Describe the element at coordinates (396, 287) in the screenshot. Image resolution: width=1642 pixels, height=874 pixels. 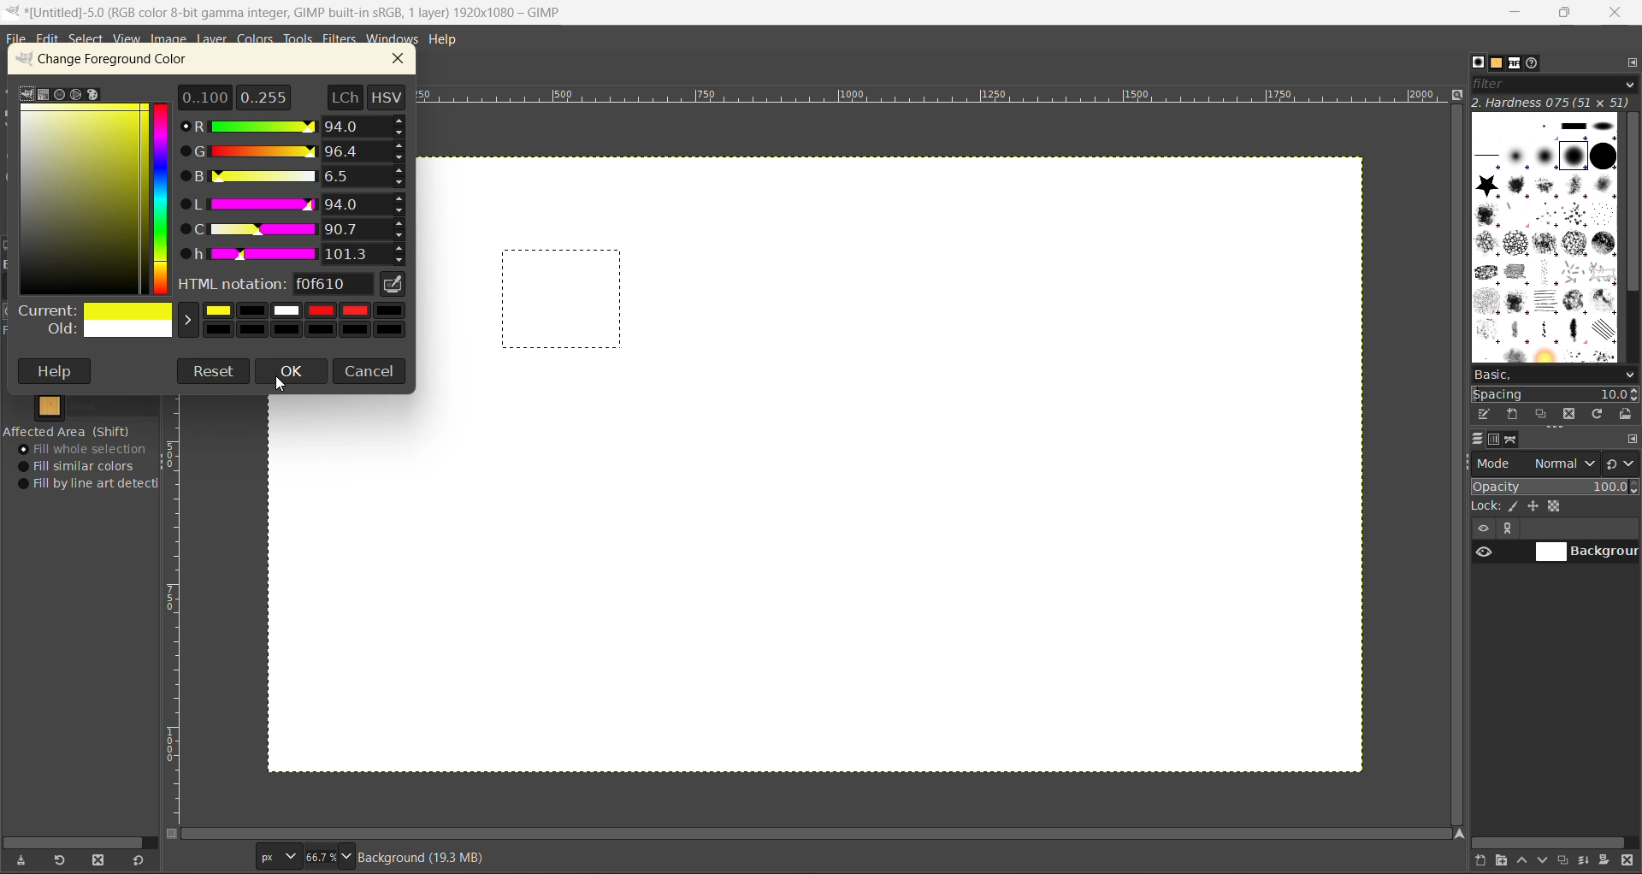
I see `eyedropper` at that location.